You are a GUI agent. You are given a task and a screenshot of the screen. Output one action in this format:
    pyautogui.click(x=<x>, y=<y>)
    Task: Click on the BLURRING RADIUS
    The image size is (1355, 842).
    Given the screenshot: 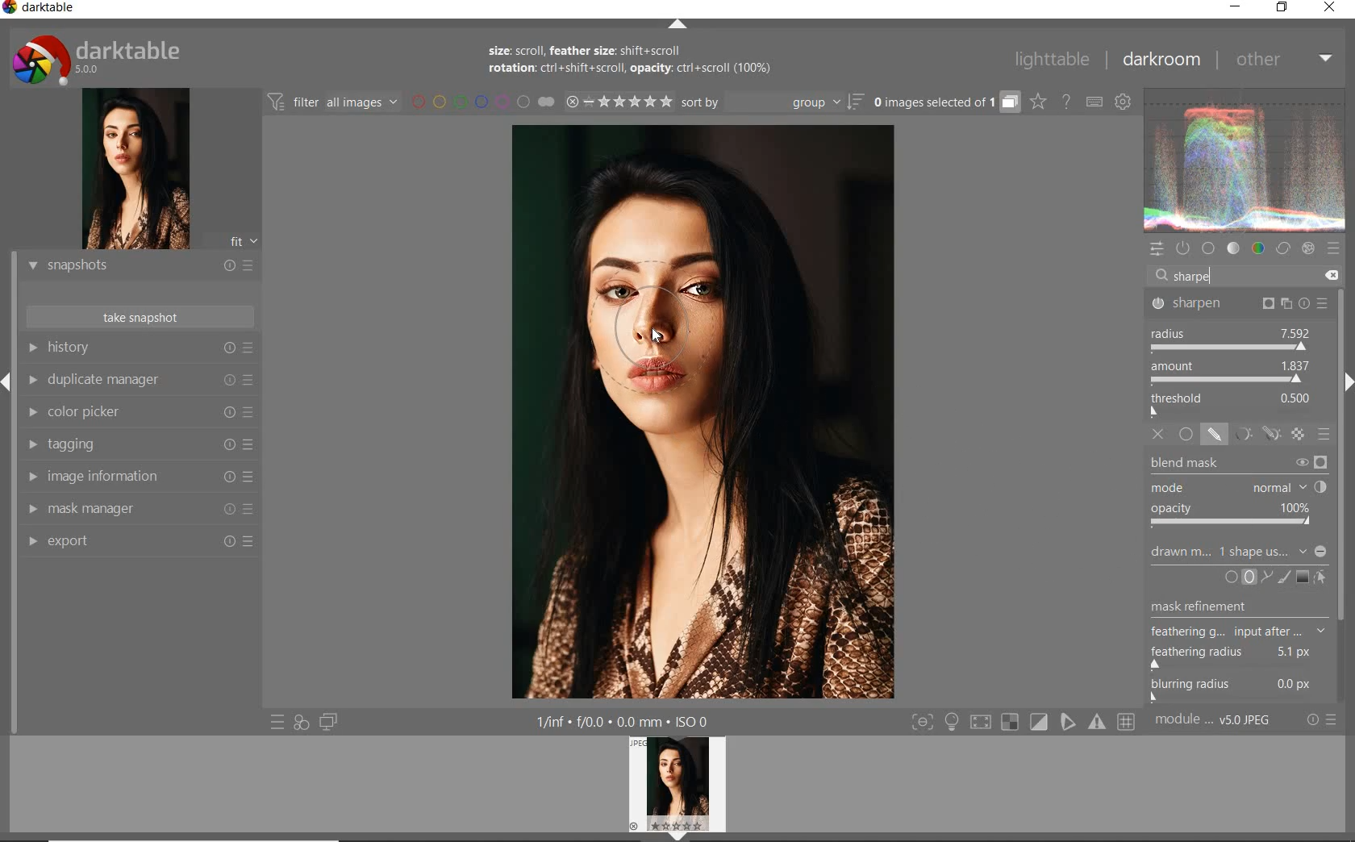 What is the action you would take?
    pyautogui.click(x=1243, y=689)
    